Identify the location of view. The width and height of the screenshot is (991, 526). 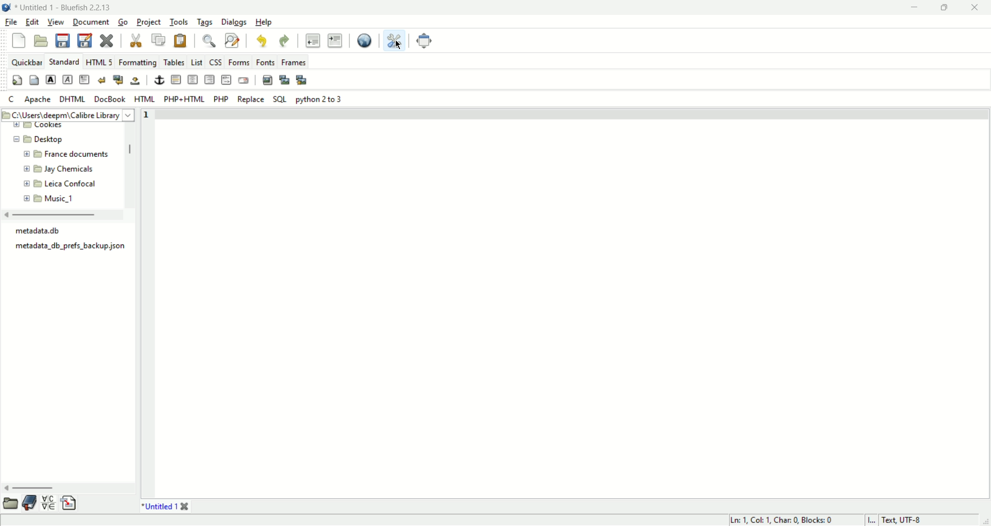
(56, 22).